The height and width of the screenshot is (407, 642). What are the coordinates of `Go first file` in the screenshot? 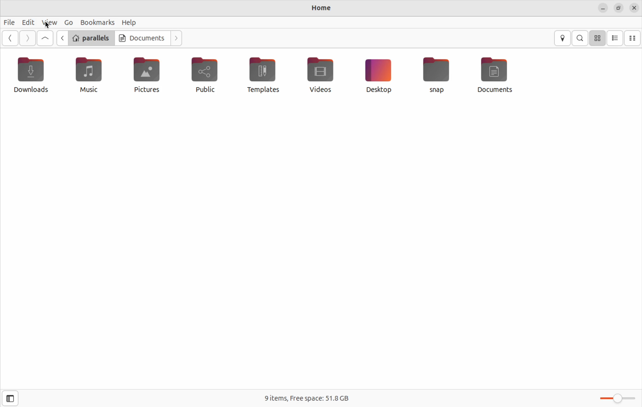 It's located at (45, 38).